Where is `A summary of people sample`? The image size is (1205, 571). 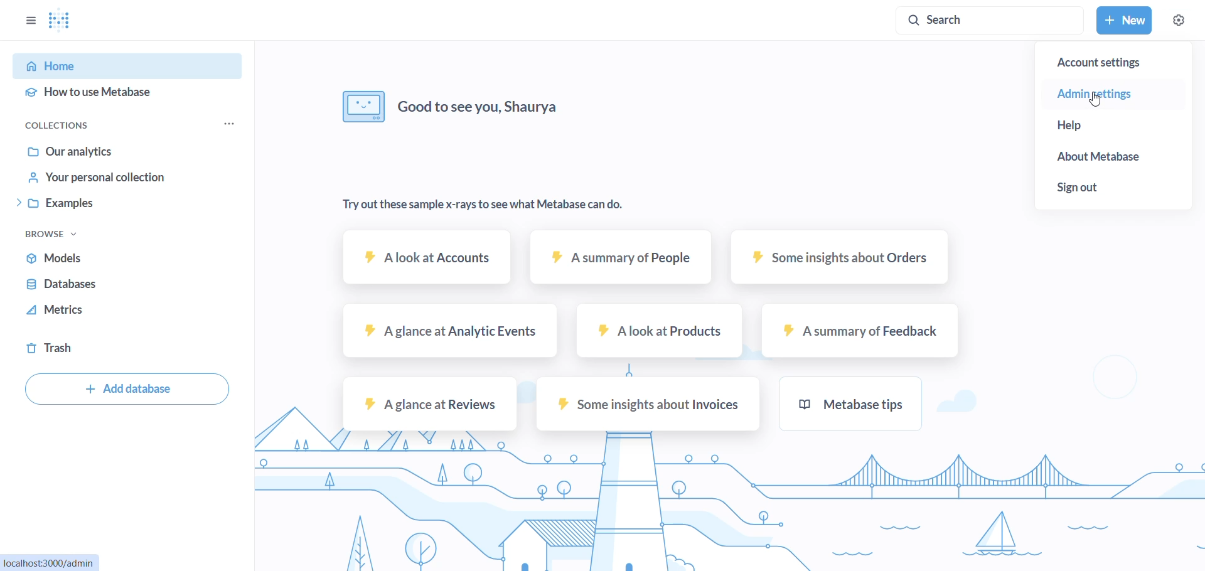 A summary of people sample is located at coordinates (624, 260).